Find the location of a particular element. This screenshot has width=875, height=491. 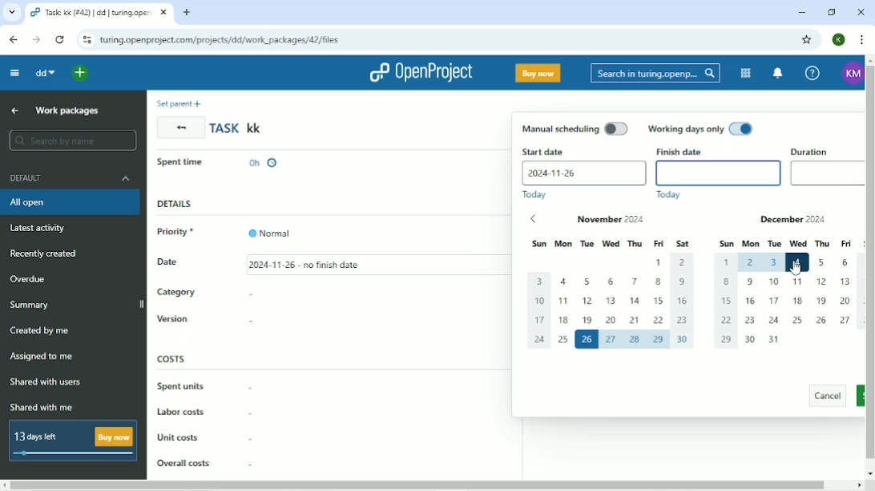

11/26/2024 - no finish date is located at coordinates (311, 263).